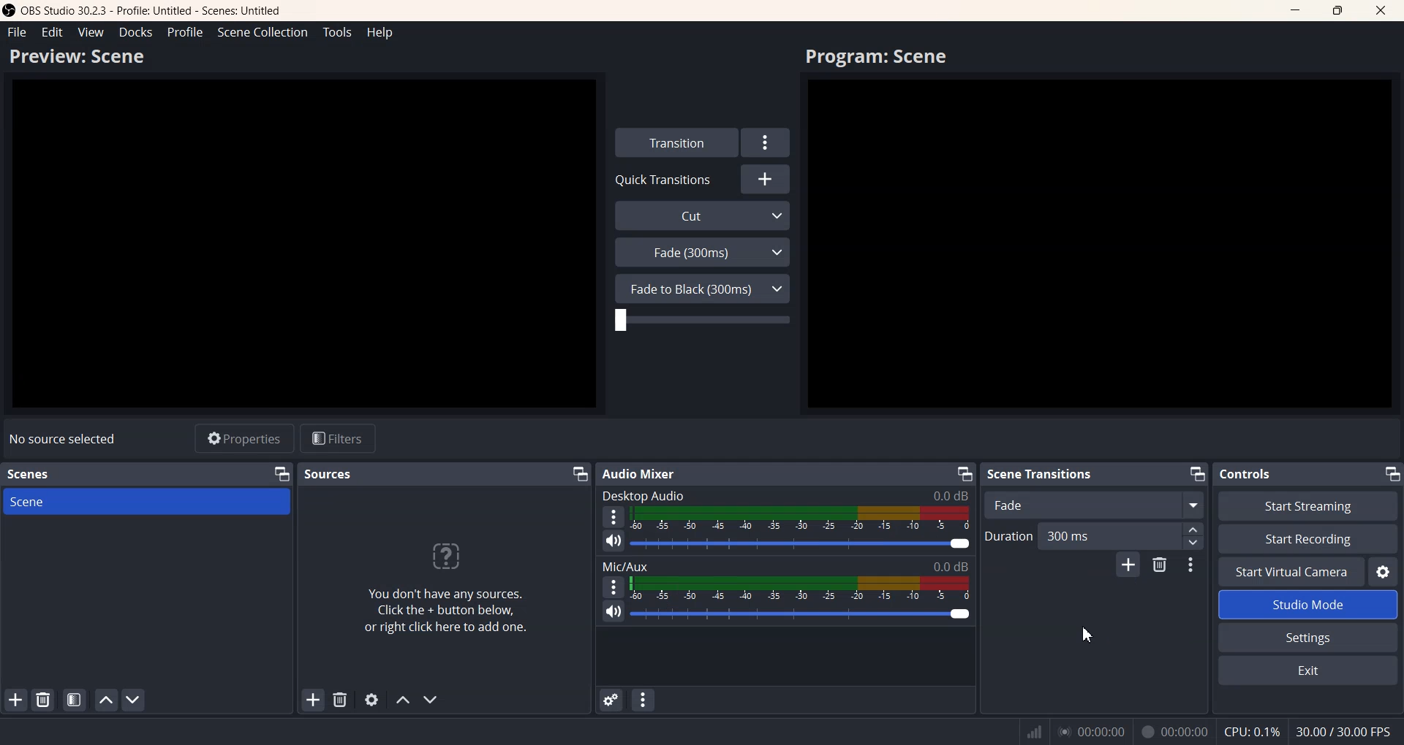  I want to click on Fade to Black (300ms), so click(698, 289).